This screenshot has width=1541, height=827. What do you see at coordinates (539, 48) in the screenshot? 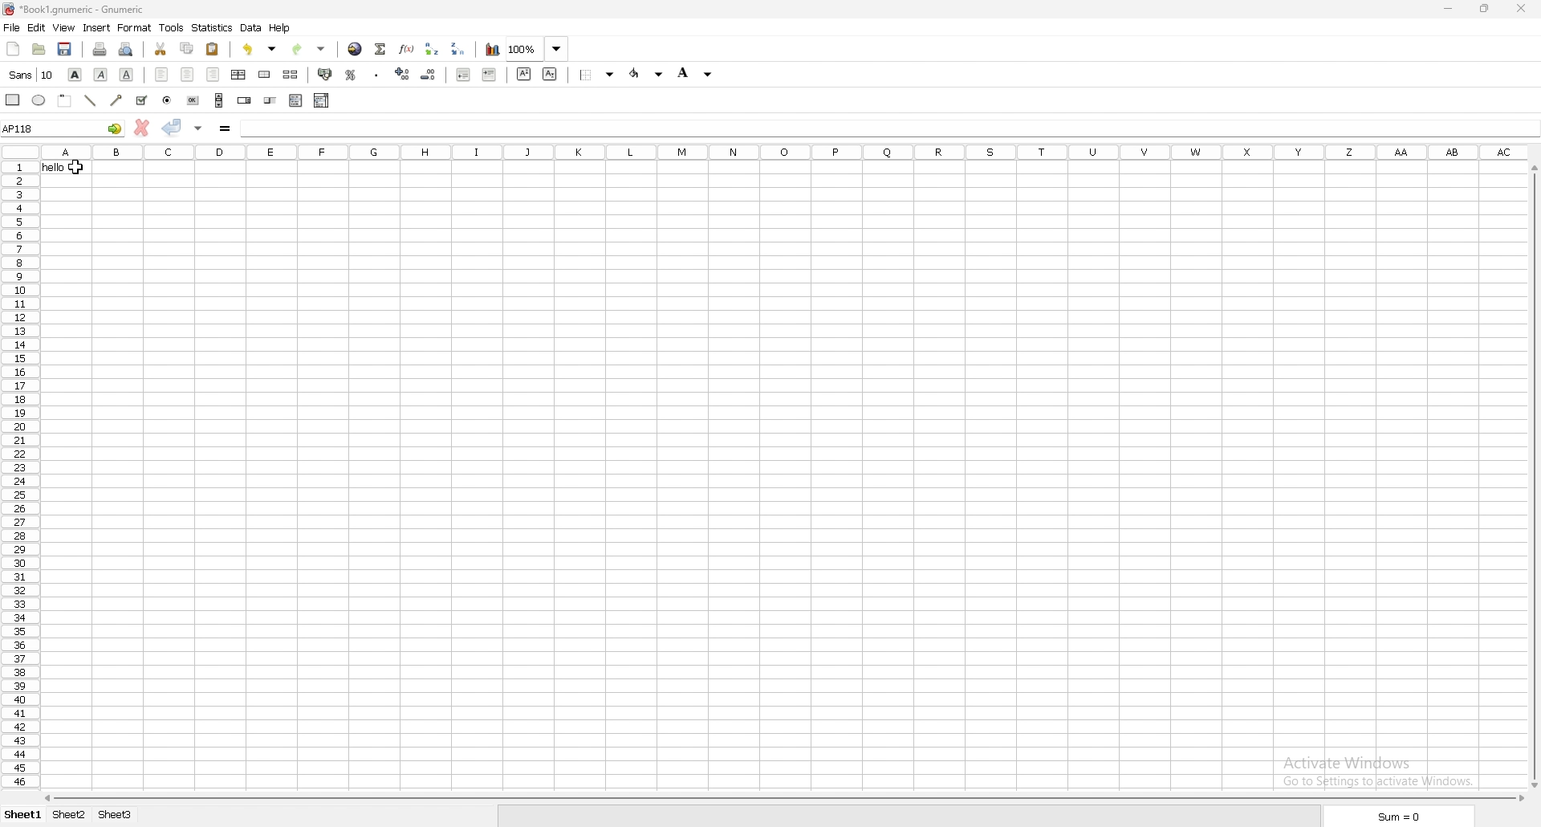
I see `zoom level` at bounding box center [539, 48].